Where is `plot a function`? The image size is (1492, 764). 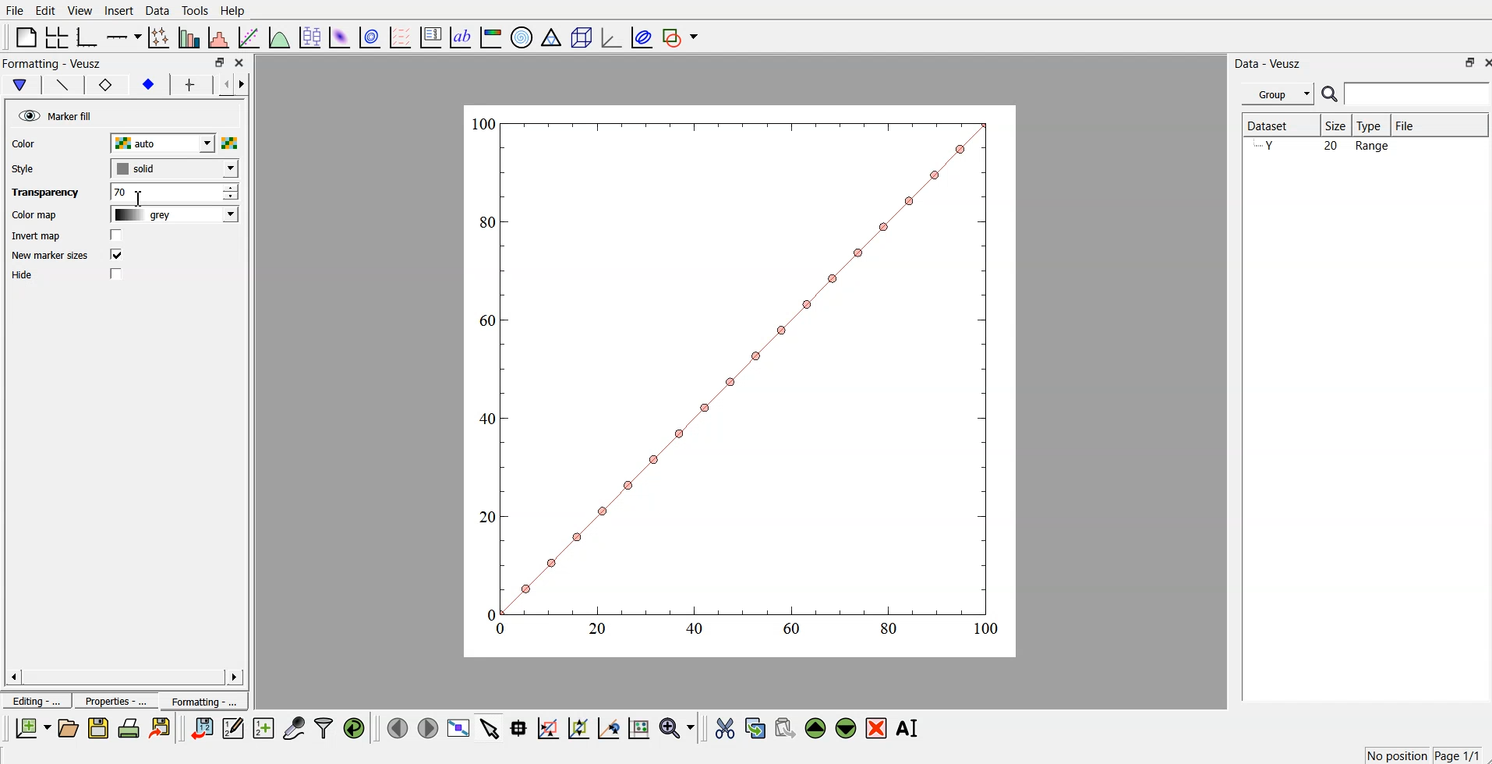
plot a function is located at coordinates (280, 37).